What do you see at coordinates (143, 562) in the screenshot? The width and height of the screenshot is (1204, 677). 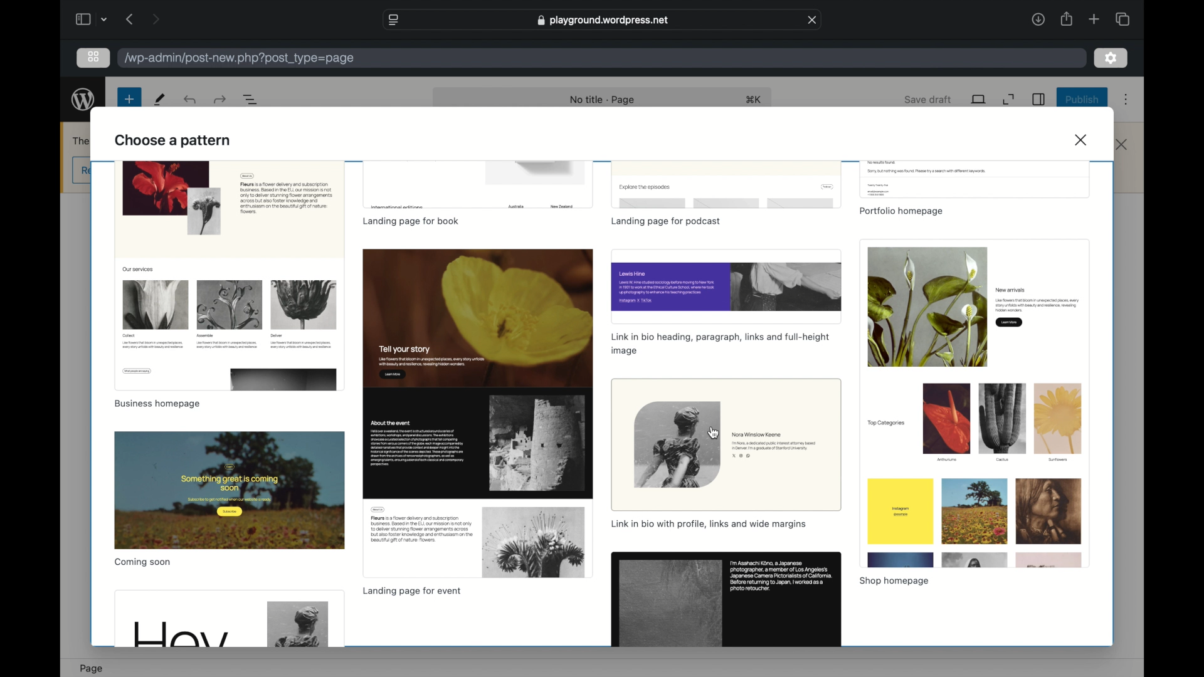 I see `coming soon` at bounding box center [143, 562].